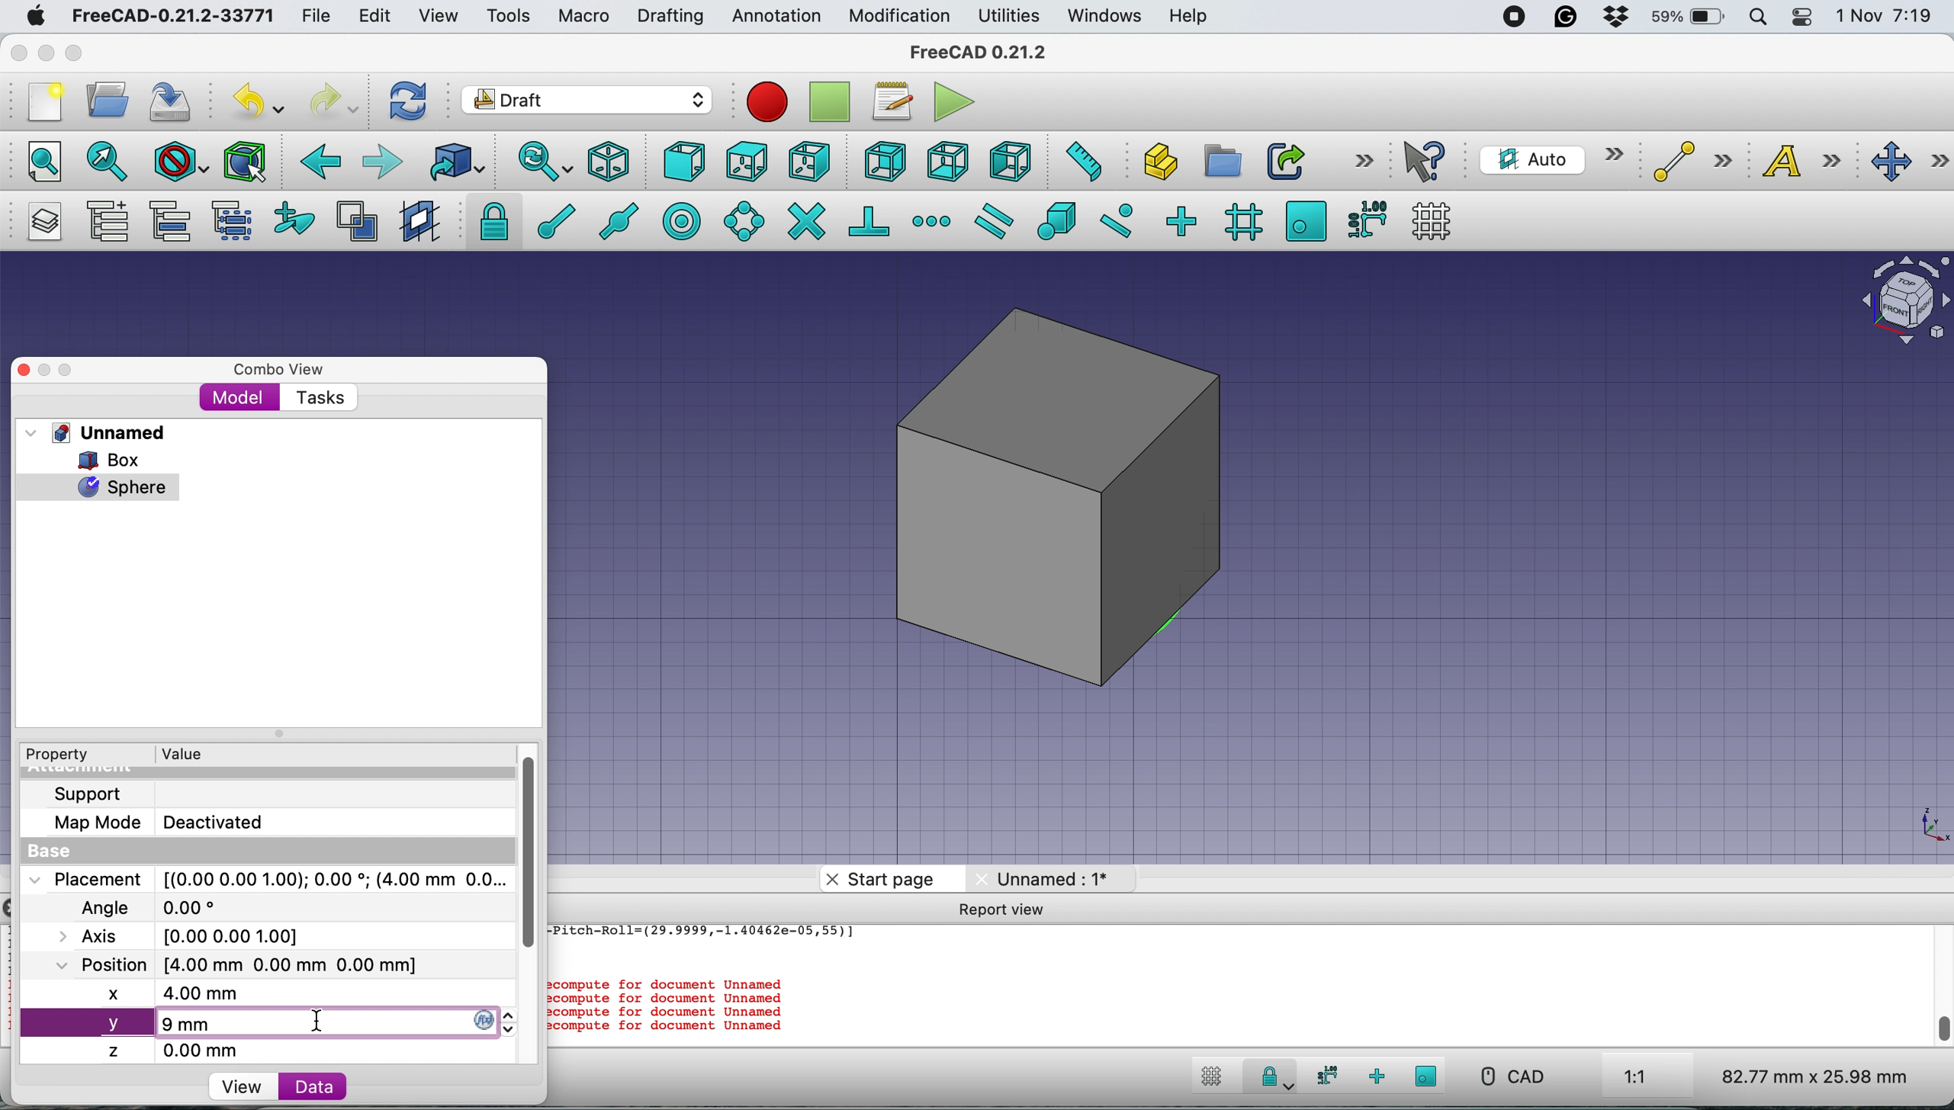  What do you see at coordinates (405, 100) in the screenshot?
I see `refresh` at bounding box center [405, 100].